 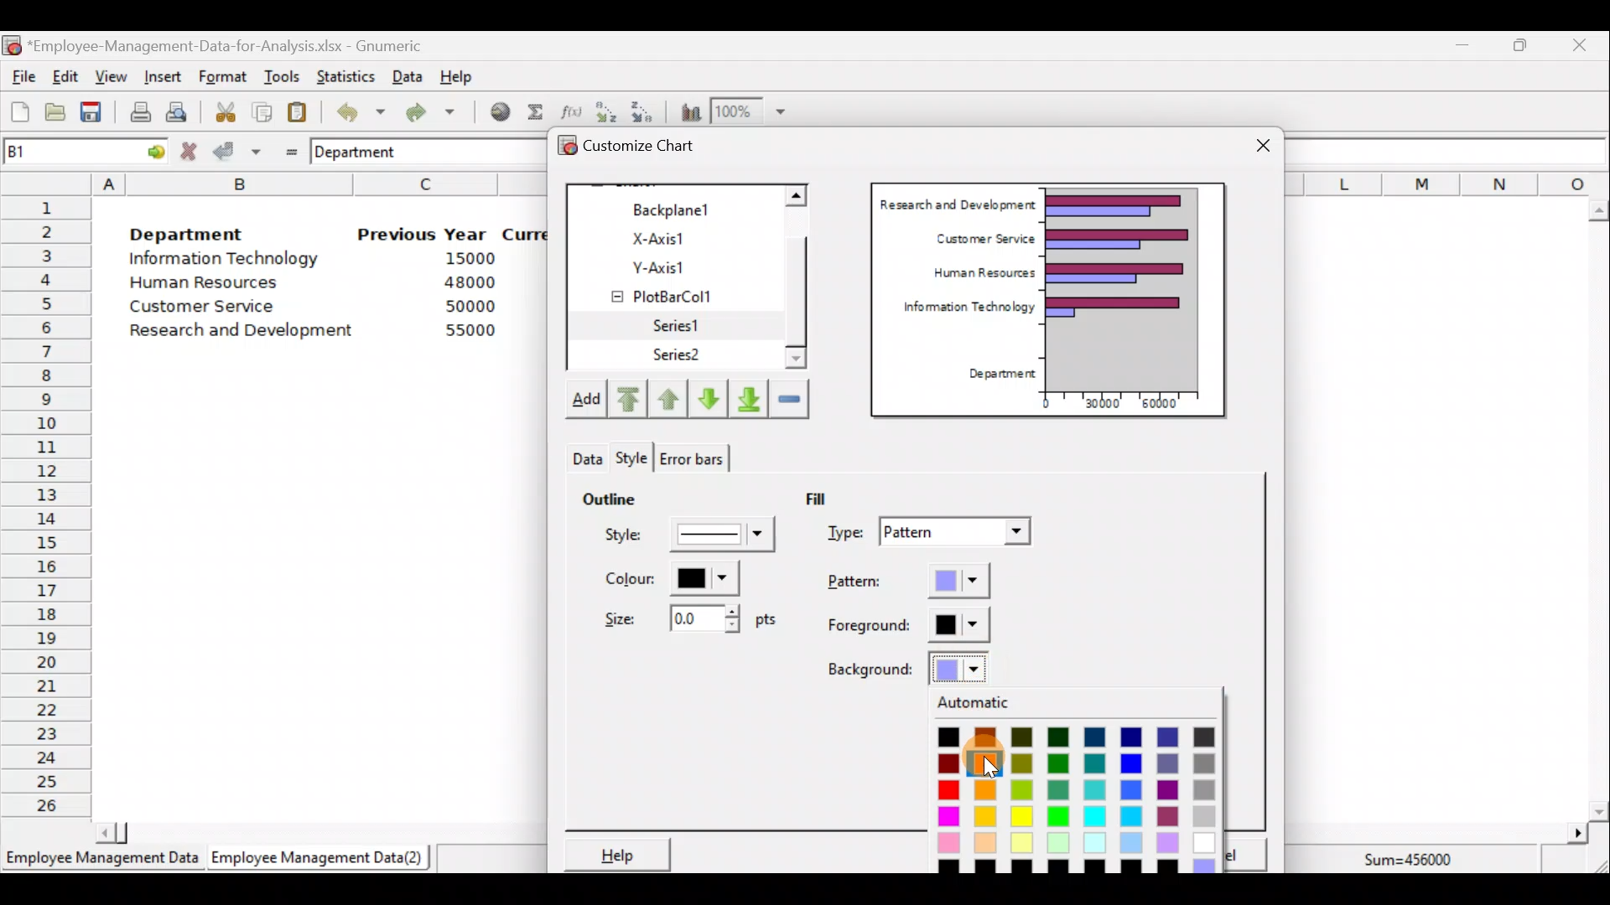 What do you see at coordinates (230, 44) in the screenshot?
I see `‘Employee-Management-Data-for-Analysis.xlsx - Gnumeric` at bounding box center [230, 44].